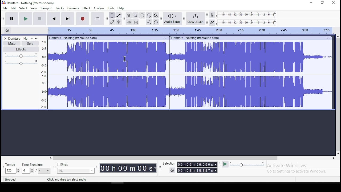 The image size is (341, 192). What do you see at coordinates (136, 15) in the screenshot?
I see `zoom out` at bounding box center [136, 15].